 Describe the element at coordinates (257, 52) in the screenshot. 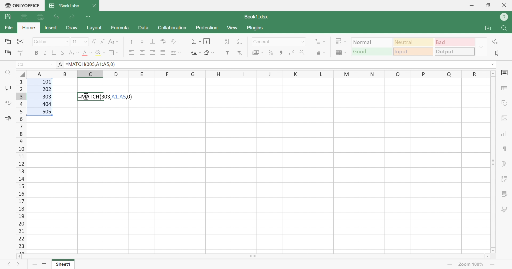

I see `Currency style` at that location.